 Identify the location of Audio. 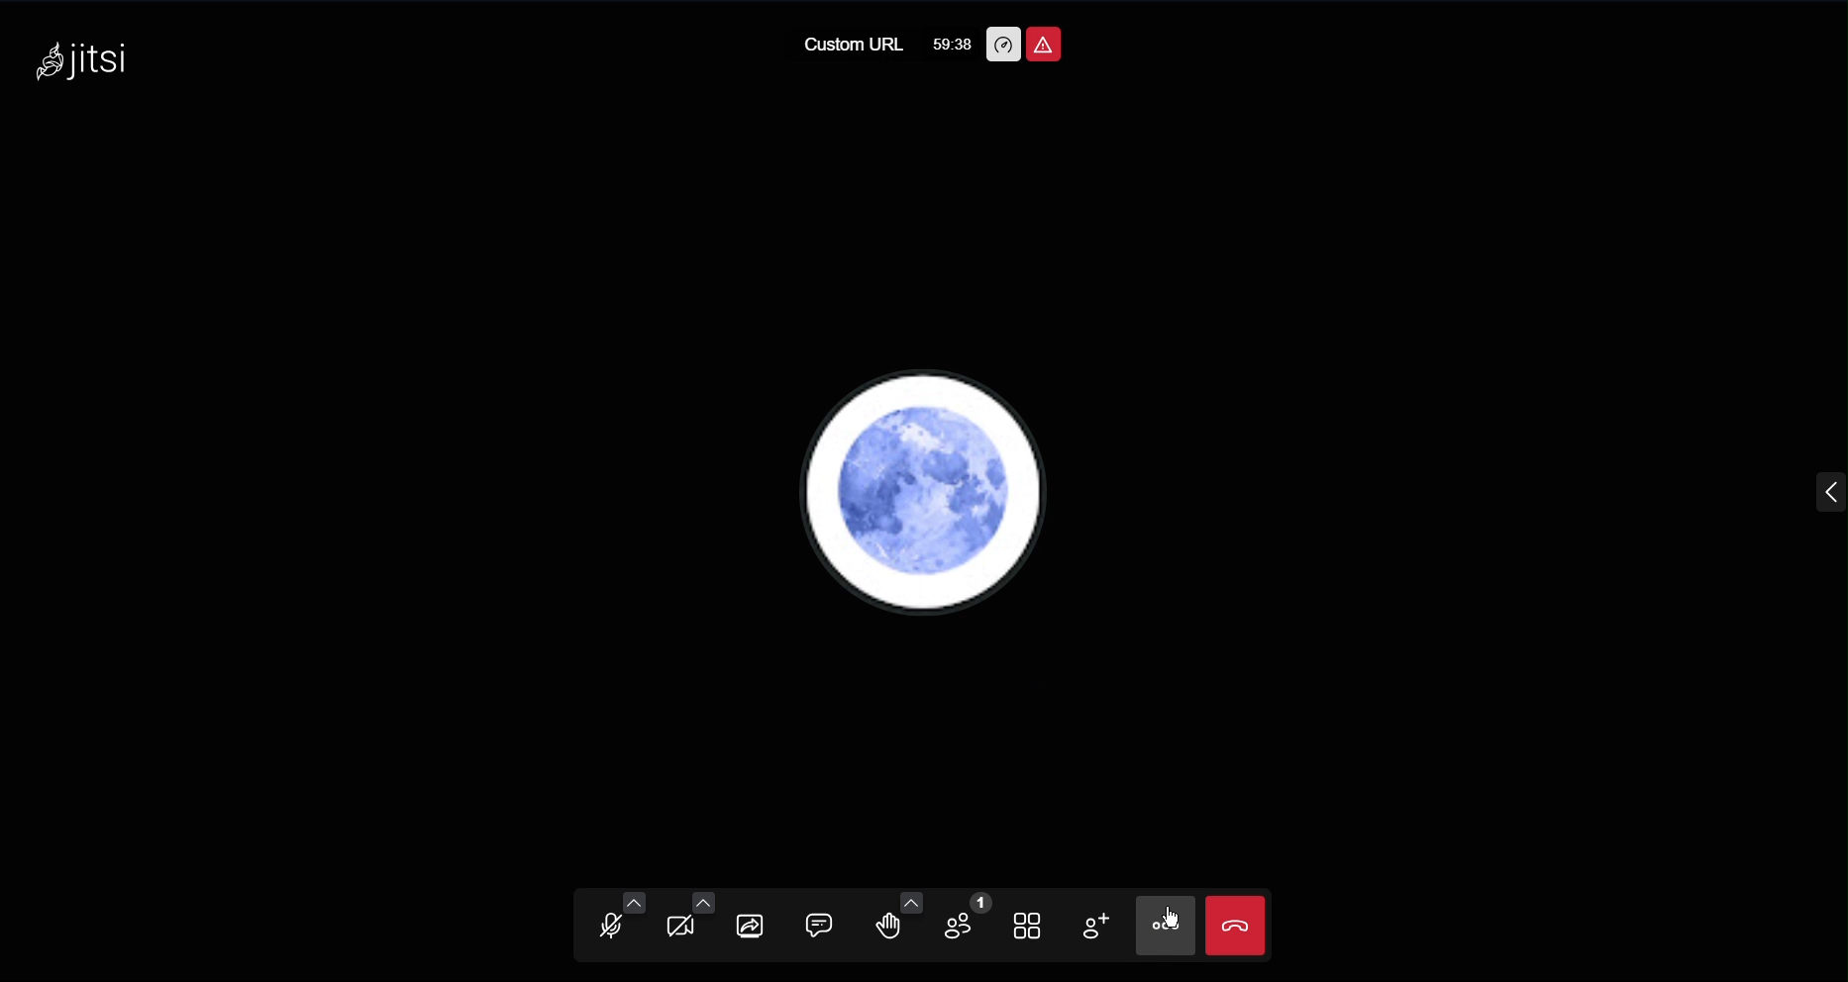
(608, 924).